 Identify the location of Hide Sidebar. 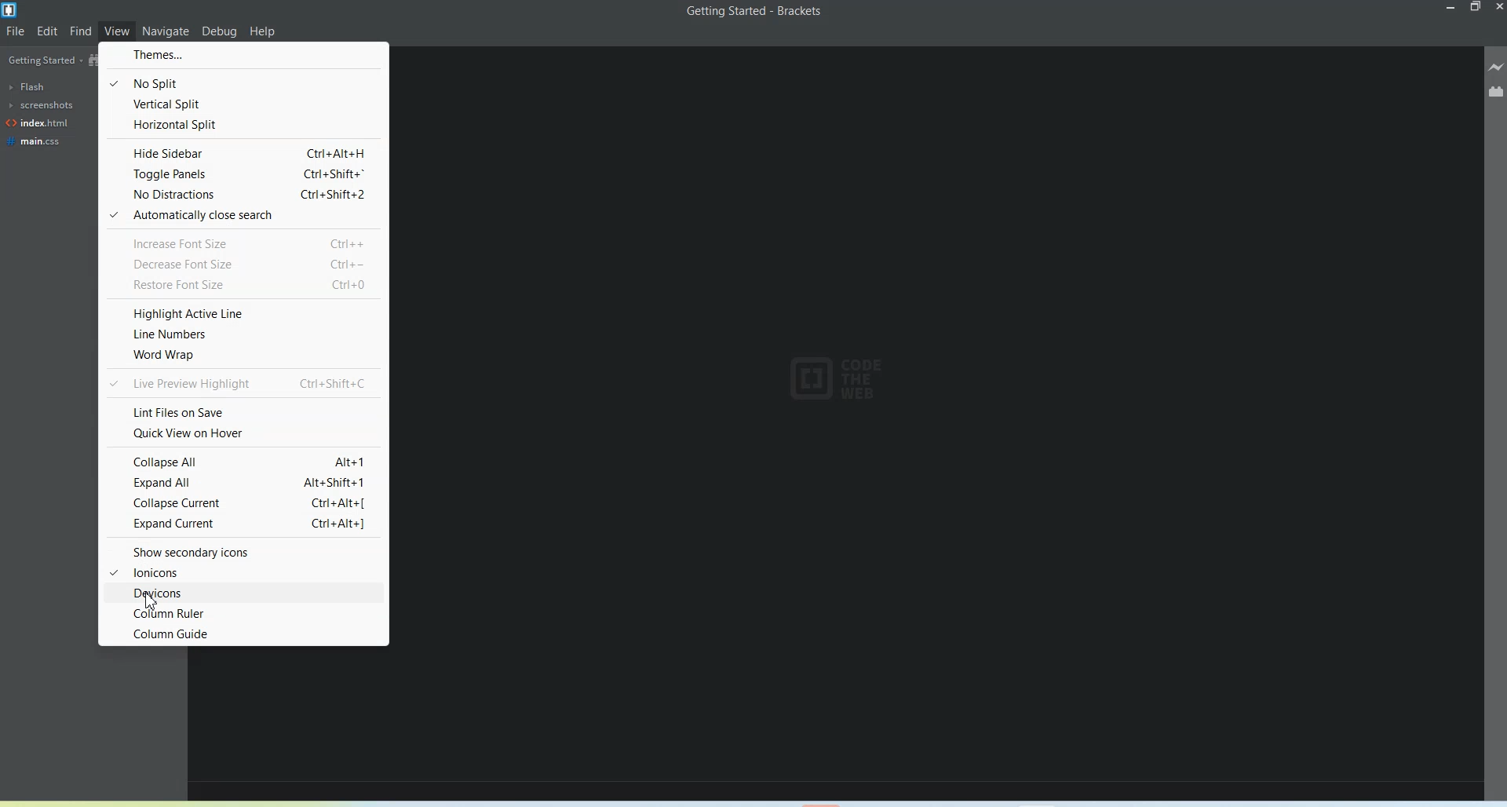
(241, 152).